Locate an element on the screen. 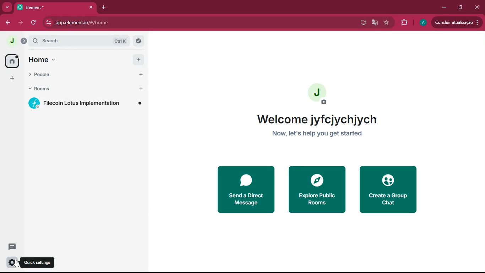 The height and width of the screenshot is (273, 485). minimize is located at coordinates (443, 8).